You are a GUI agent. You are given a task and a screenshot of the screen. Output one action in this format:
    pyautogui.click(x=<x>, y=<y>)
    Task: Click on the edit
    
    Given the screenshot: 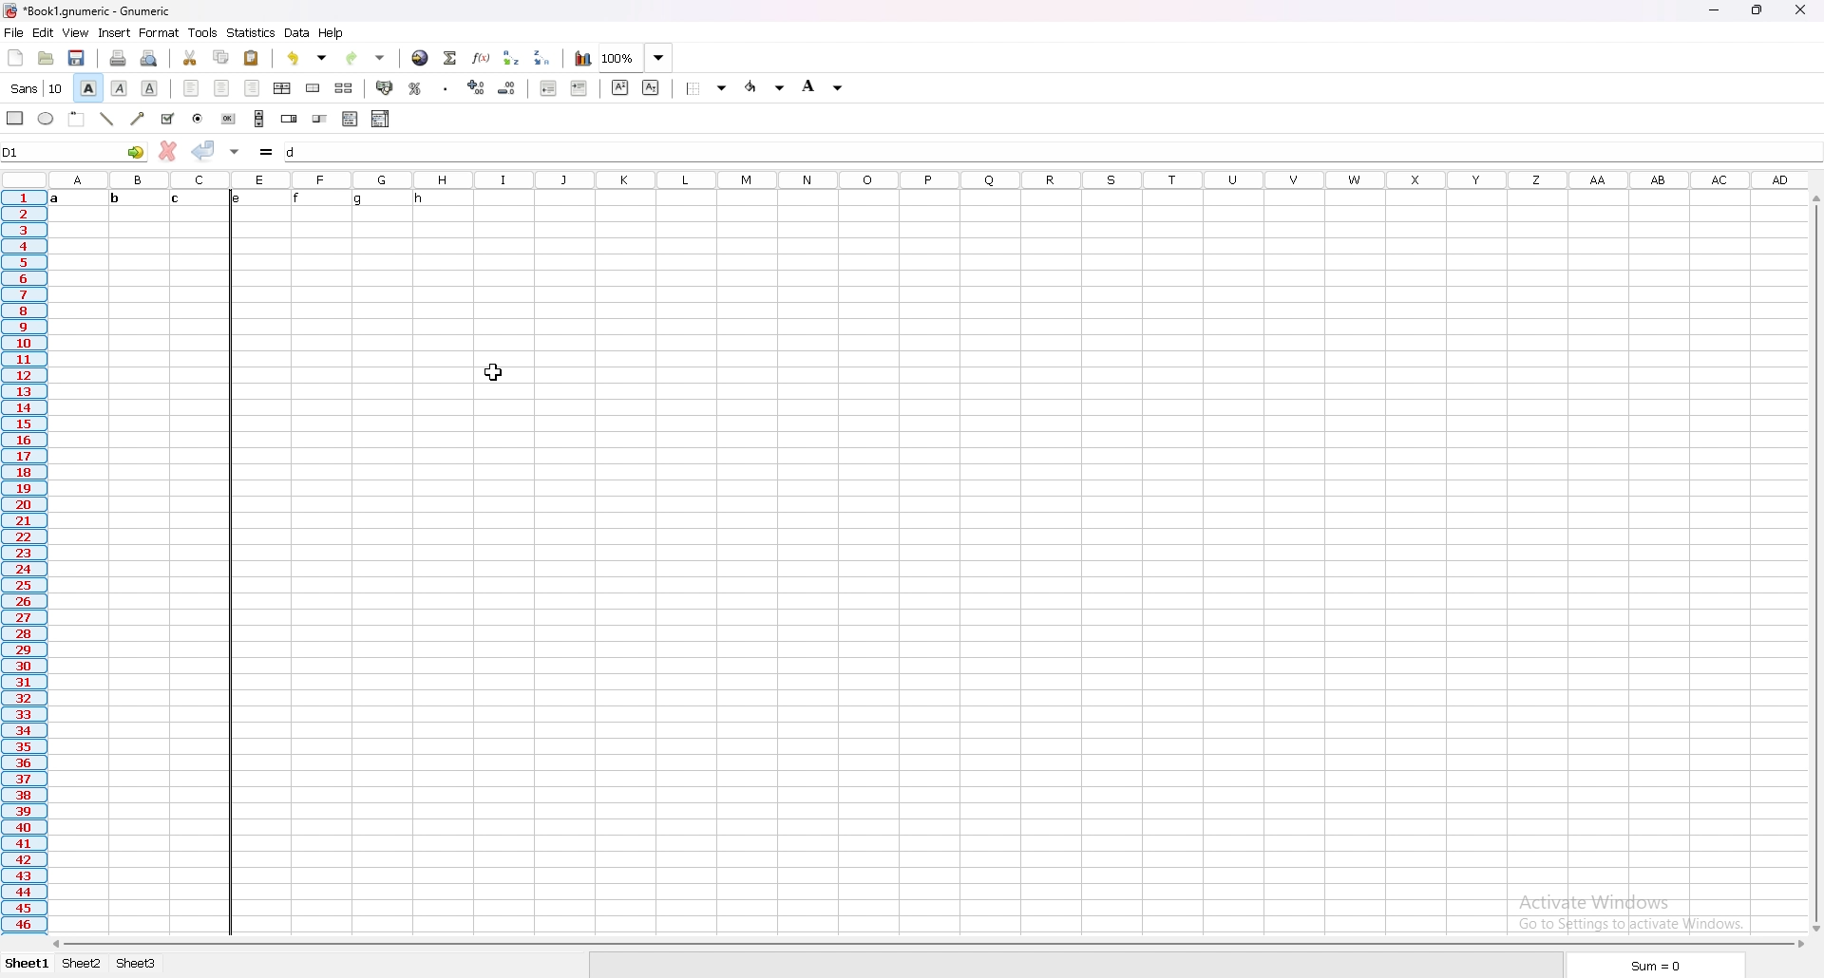 What is the action you would take?
    pyautogui.click(x=43, y=32)
    